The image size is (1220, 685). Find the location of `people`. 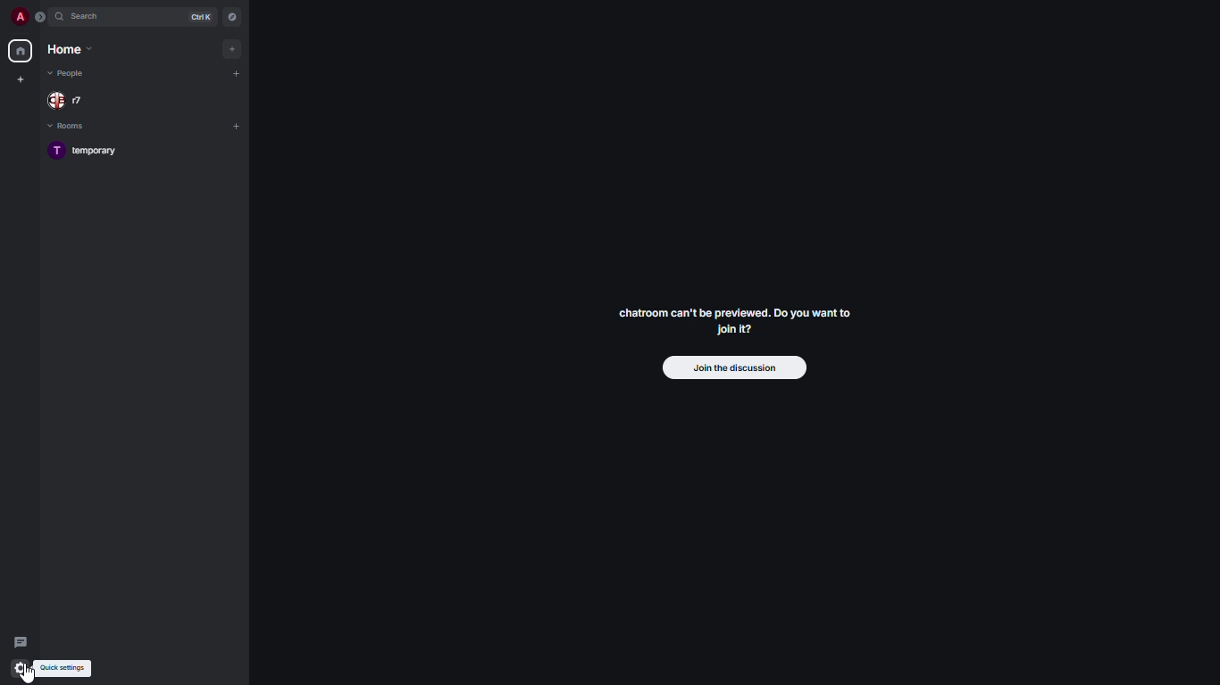

people is located at coordinates (70, 101).